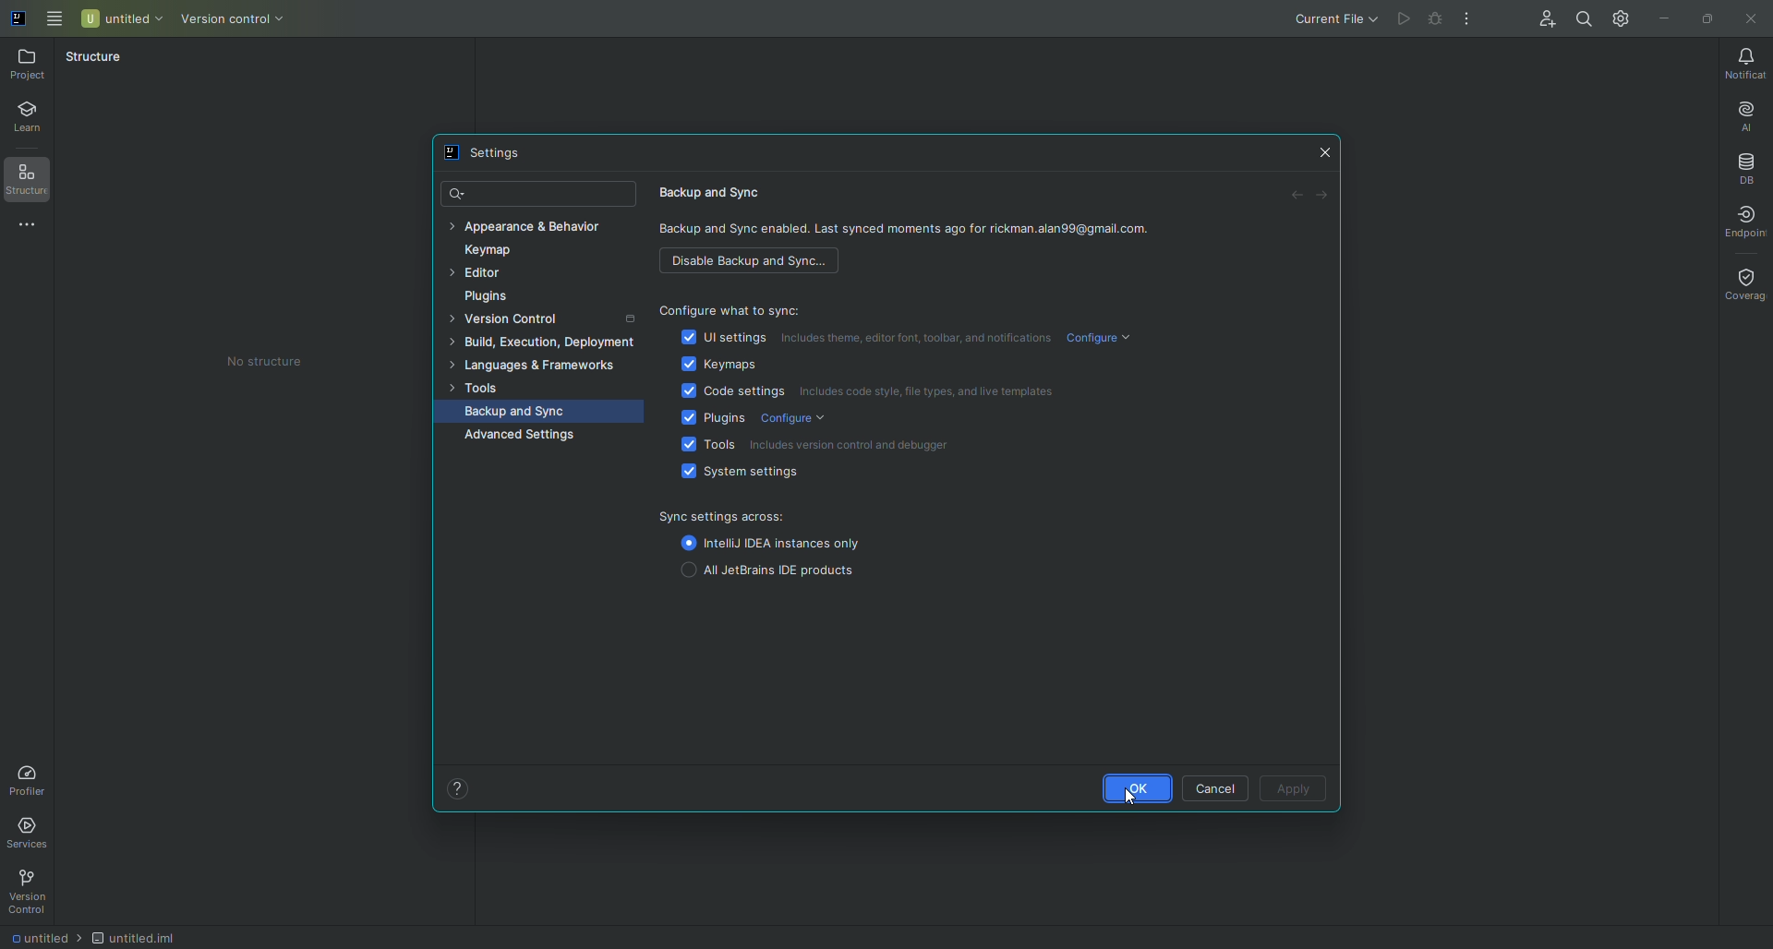 The image size is (1773, 949). Describe the element at coordinates (1468, 20) in the screenshot. I see `More Actions` at that location.